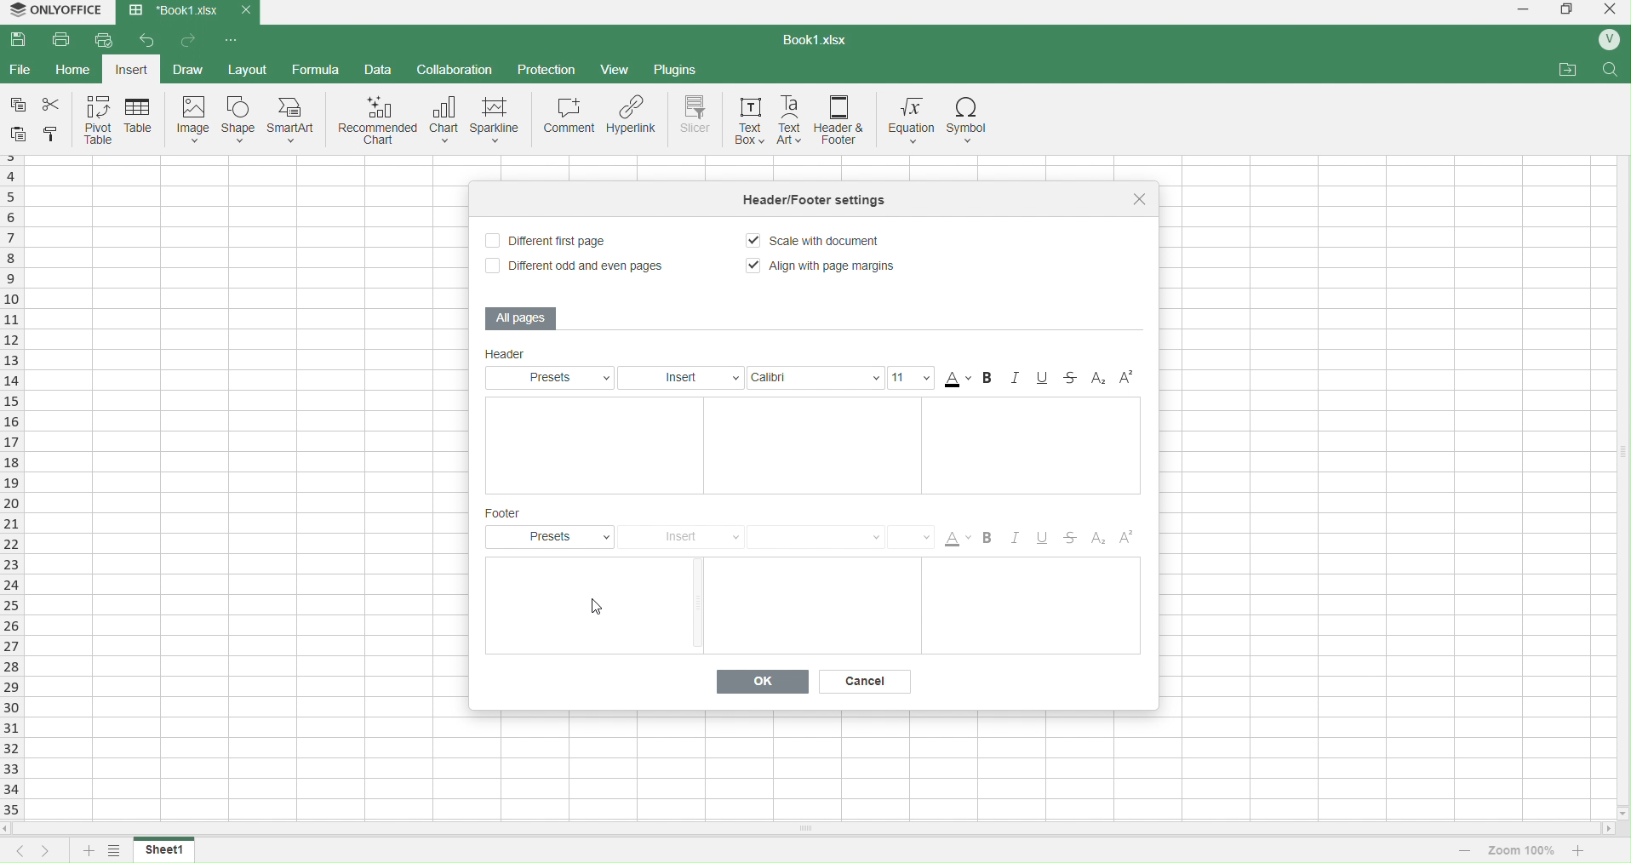 This screenshot has width=1631, height=863. Describe the element at coordinates (316, 71) in the screenshot. I see `formula` at that location.